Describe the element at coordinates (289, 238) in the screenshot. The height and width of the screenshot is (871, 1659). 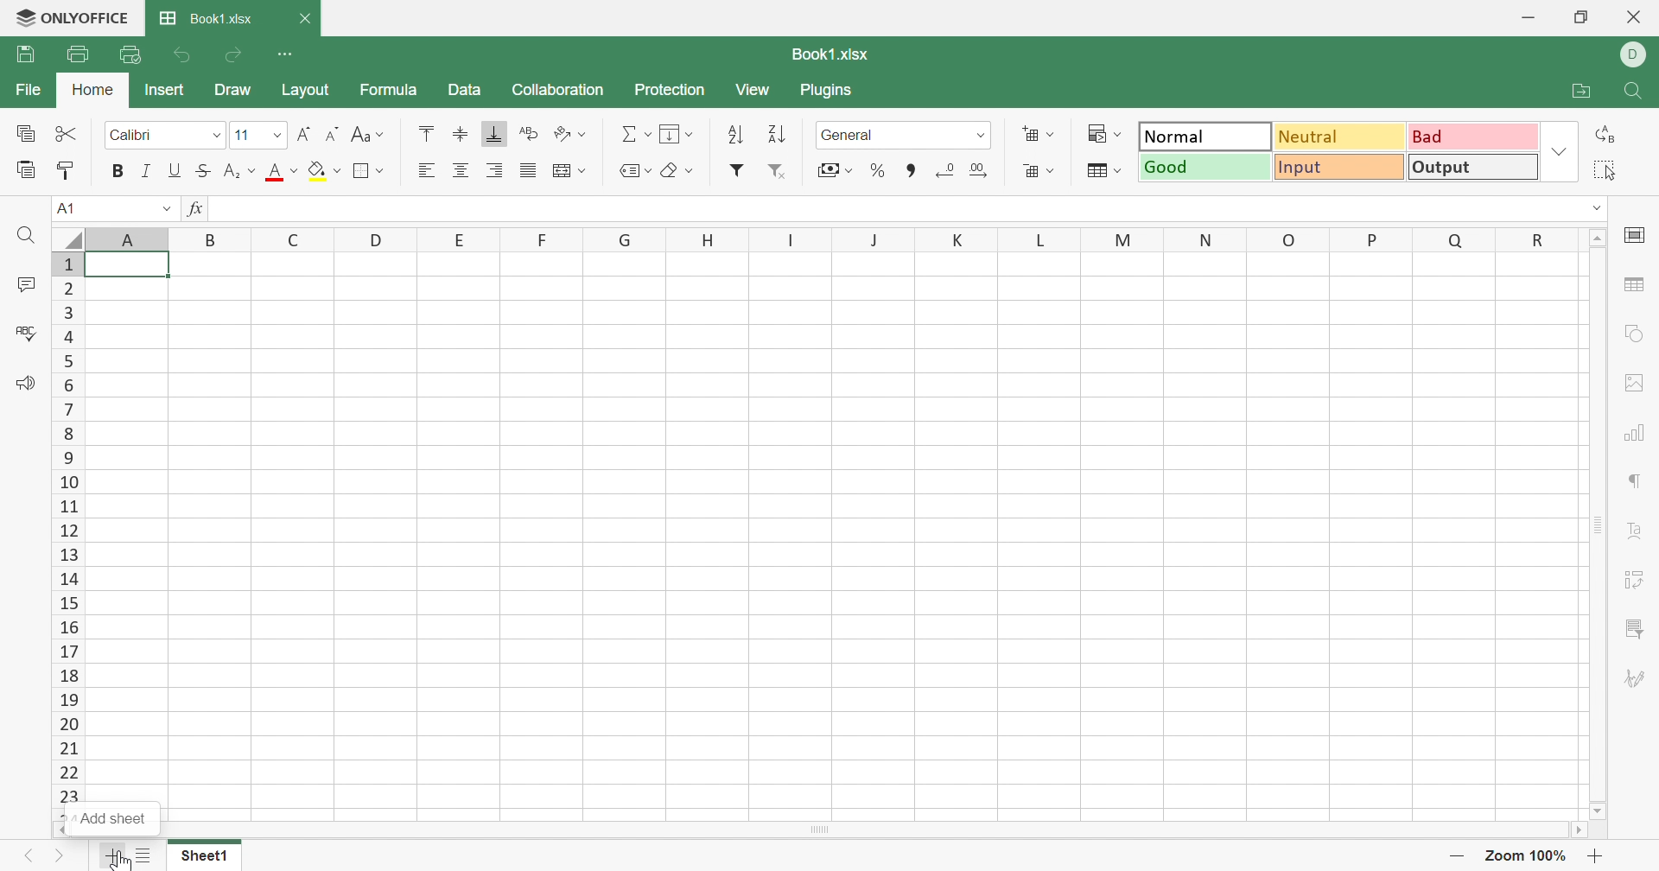
I see `C` at that location.